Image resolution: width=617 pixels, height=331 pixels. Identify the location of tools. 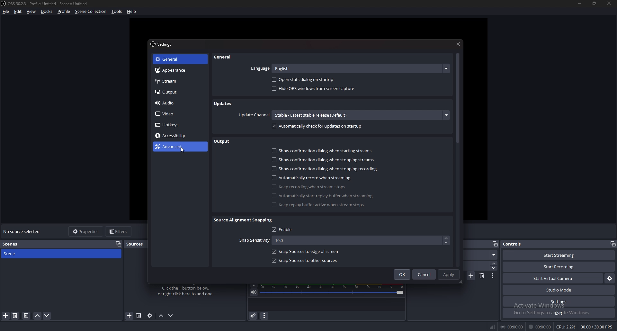
(116, 12).